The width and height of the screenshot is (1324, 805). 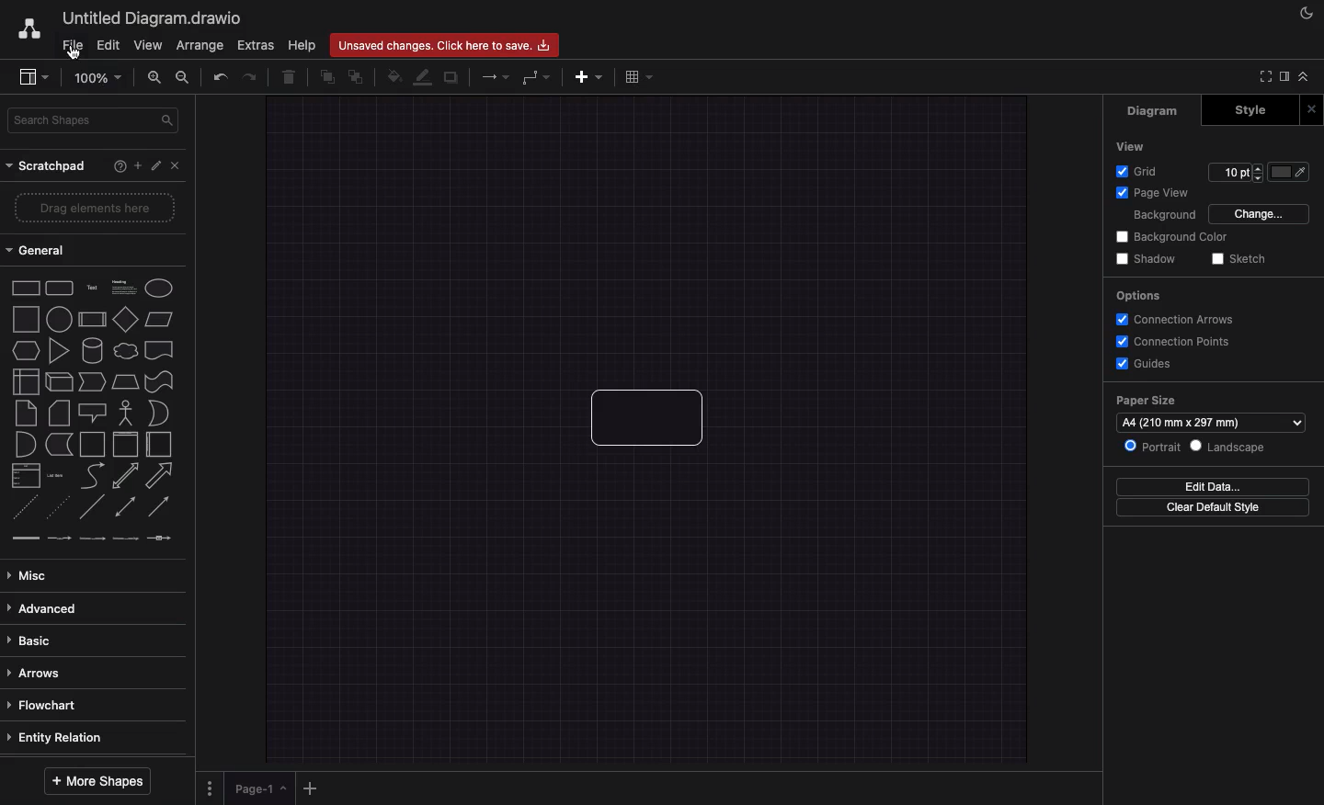 What do you see at coordinates (200, 47) in the screenshot?
I see `Arrange` at bounding box center [200, 47].